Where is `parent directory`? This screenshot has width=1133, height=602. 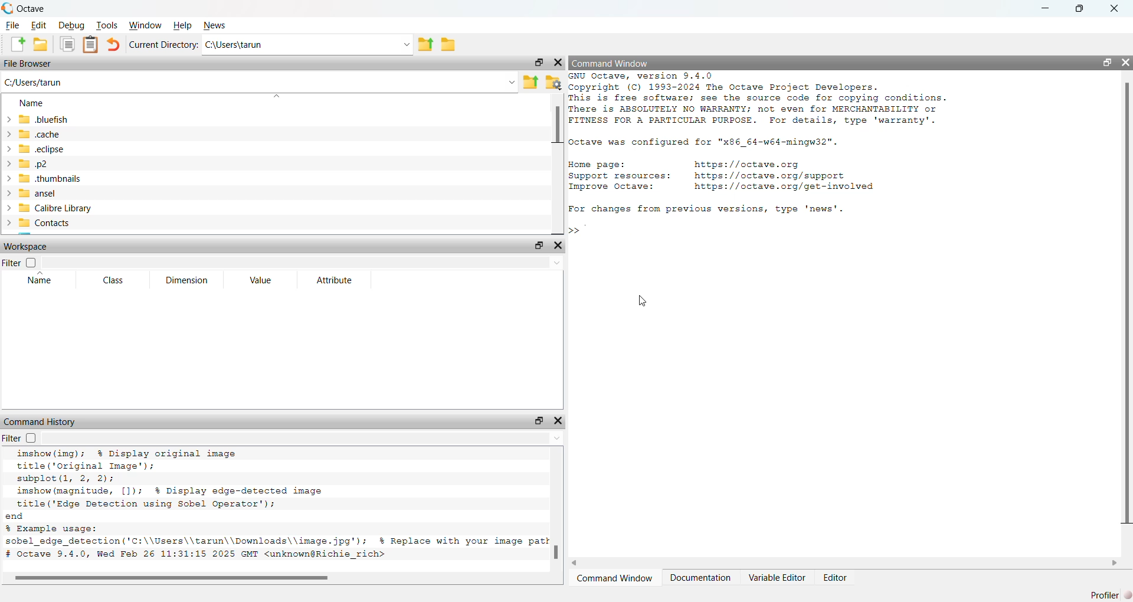 parent directory is located at coordinates (427, 44).